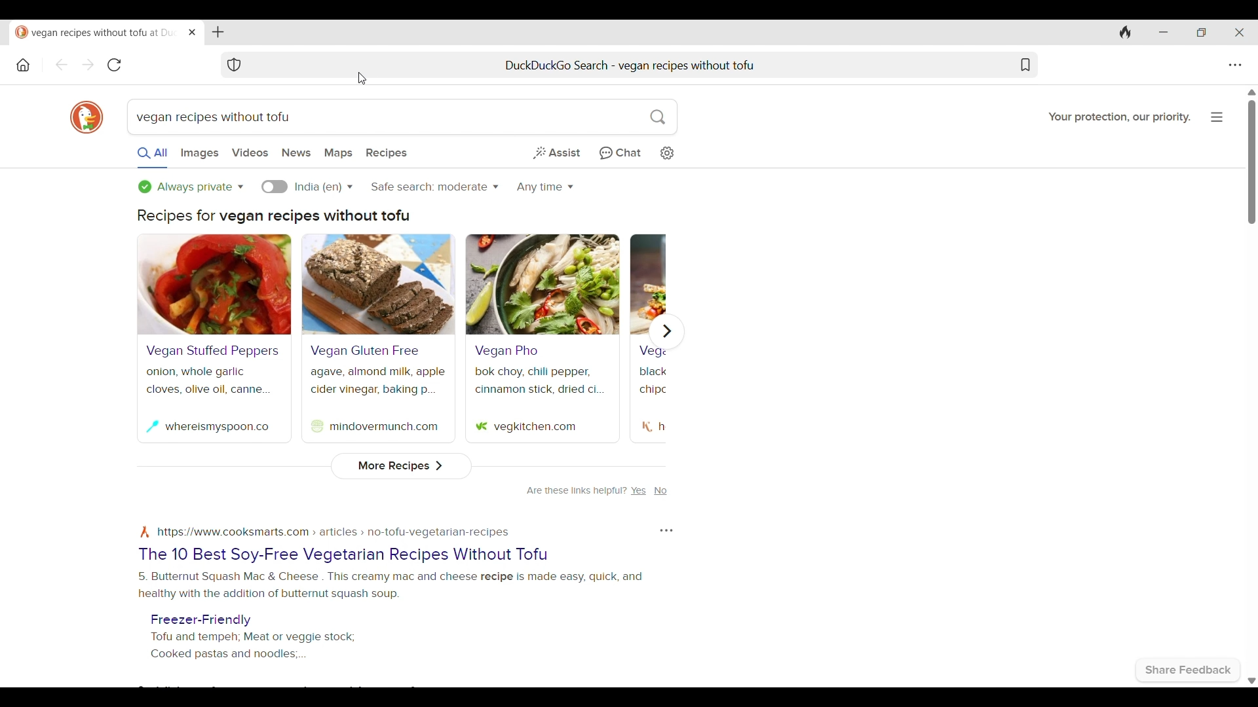 Image resolution: width=1258 pixels, height=707 pixels. I want to click on Cursor position unchaged, so click(362, 79).